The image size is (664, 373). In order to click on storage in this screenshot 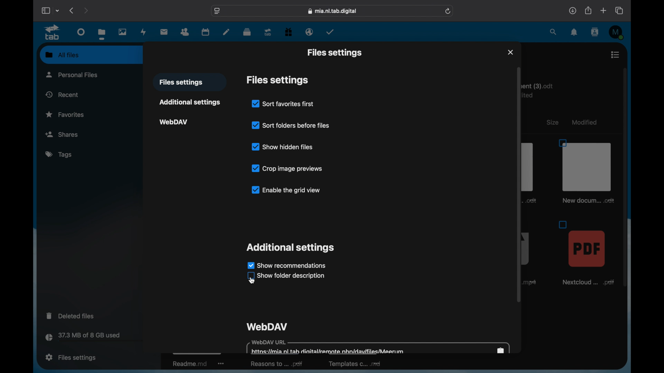, I will do `click(97, 338)`.